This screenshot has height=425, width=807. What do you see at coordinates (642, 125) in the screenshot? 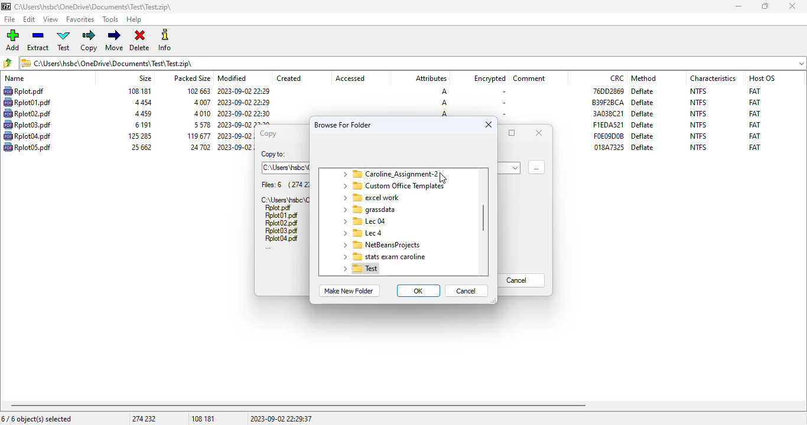
I see `deflate` at bounding box center [642, 125].